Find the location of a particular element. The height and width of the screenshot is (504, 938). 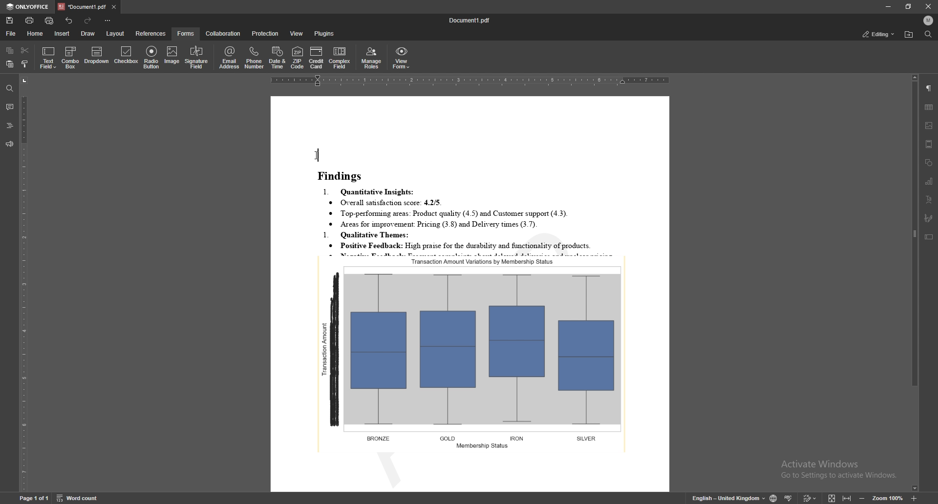

file is located at coordinates (11, 34).